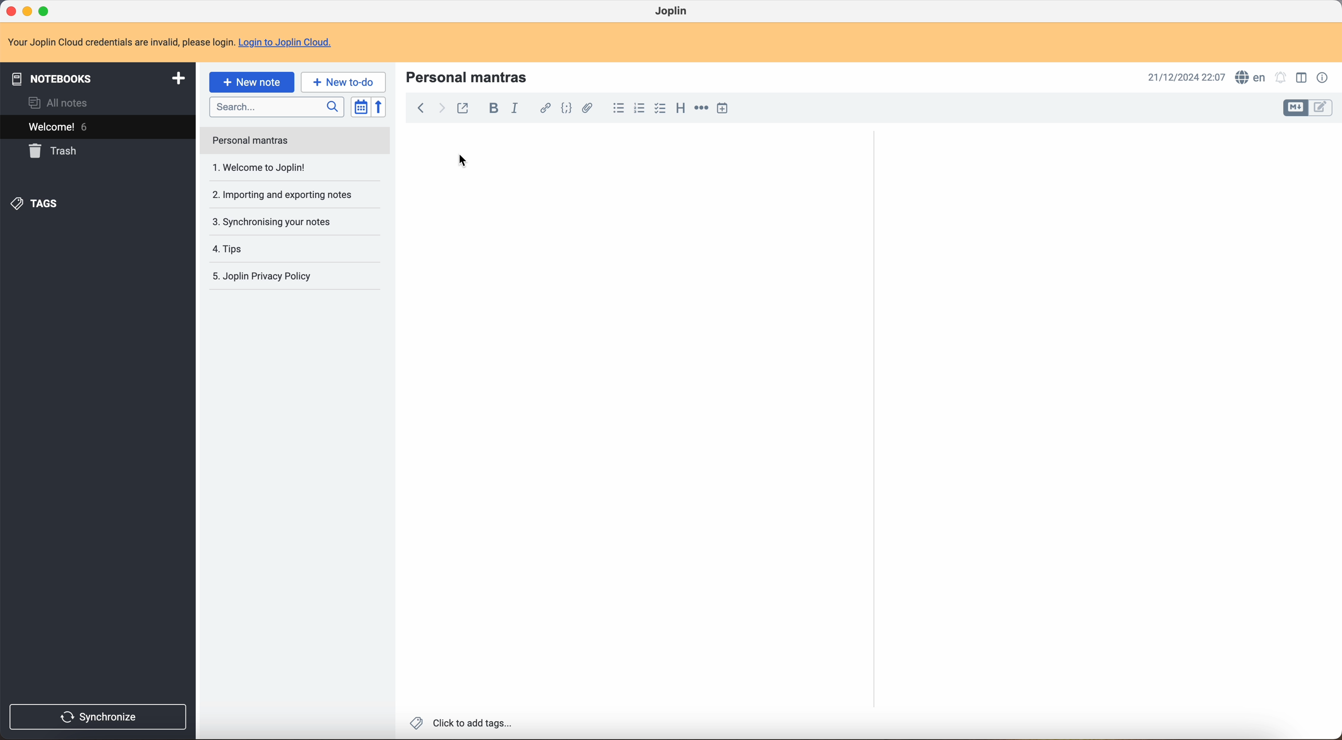  I want to click on note properties, so click(1323, 78).